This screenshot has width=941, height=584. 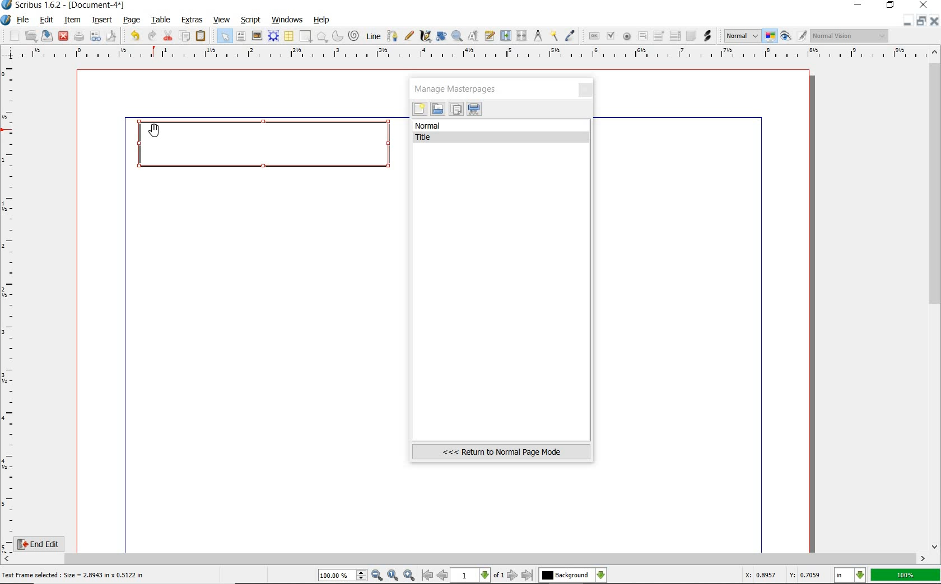 What do you see at coordinates (691, 36) in the screenshot?
I see `text annotation` at bounding box center [691, 36].